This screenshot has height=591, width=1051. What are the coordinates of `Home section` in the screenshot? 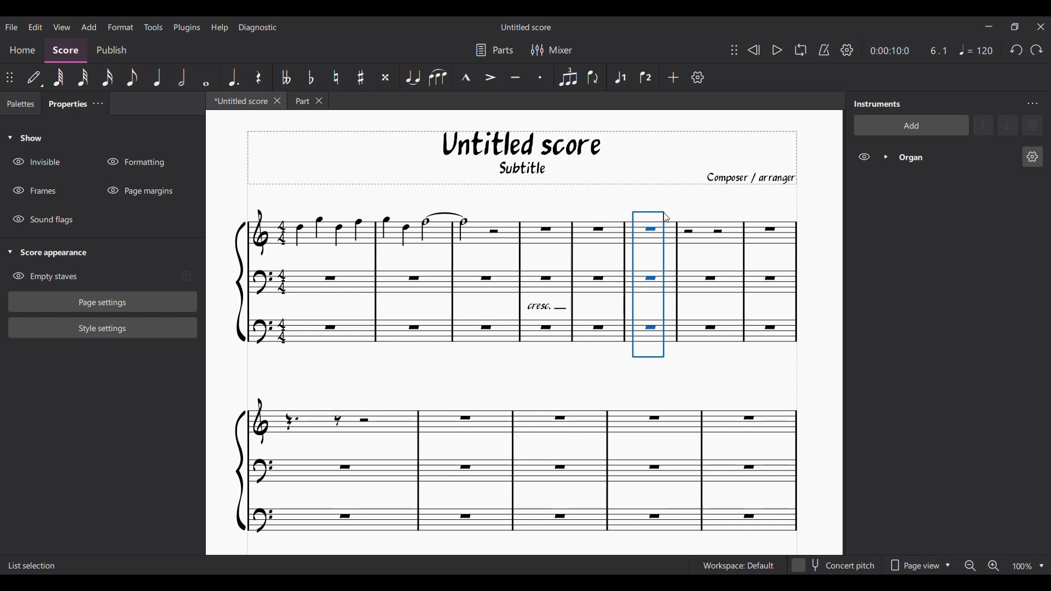 It's located at (22, 51).